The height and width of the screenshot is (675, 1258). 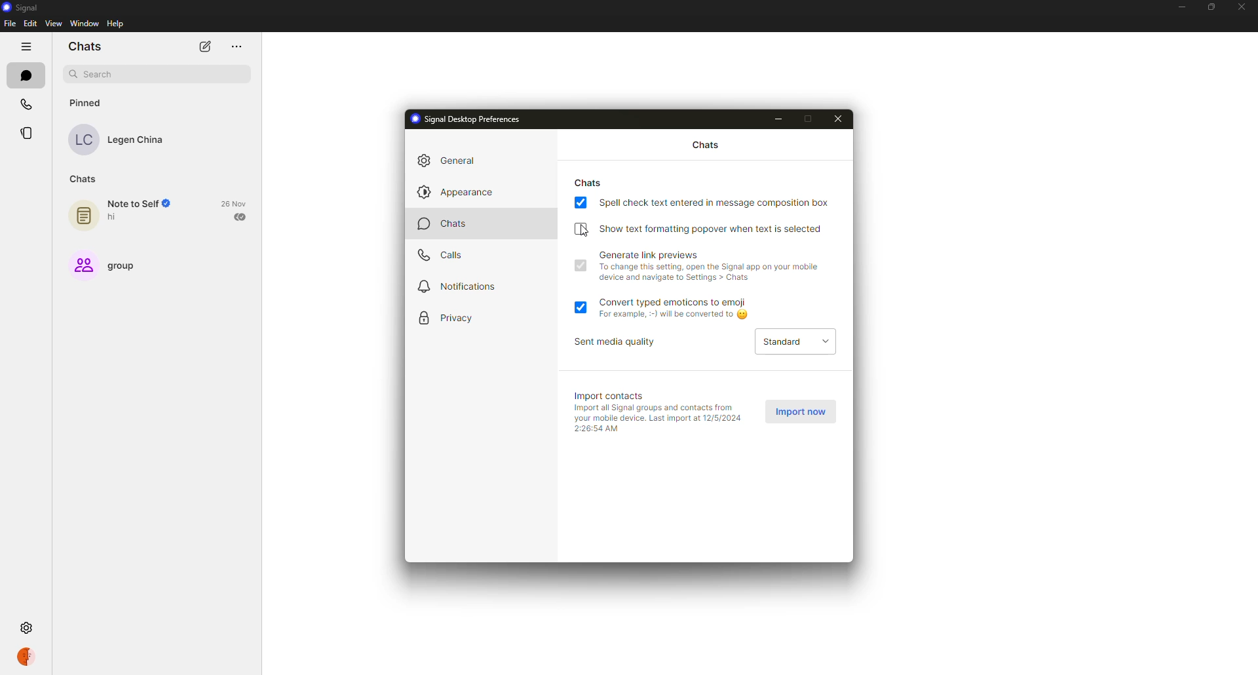 What do you see at coordinates (702, 145) in the screenshot?
I see `chats` at bounding box center [702, 145].